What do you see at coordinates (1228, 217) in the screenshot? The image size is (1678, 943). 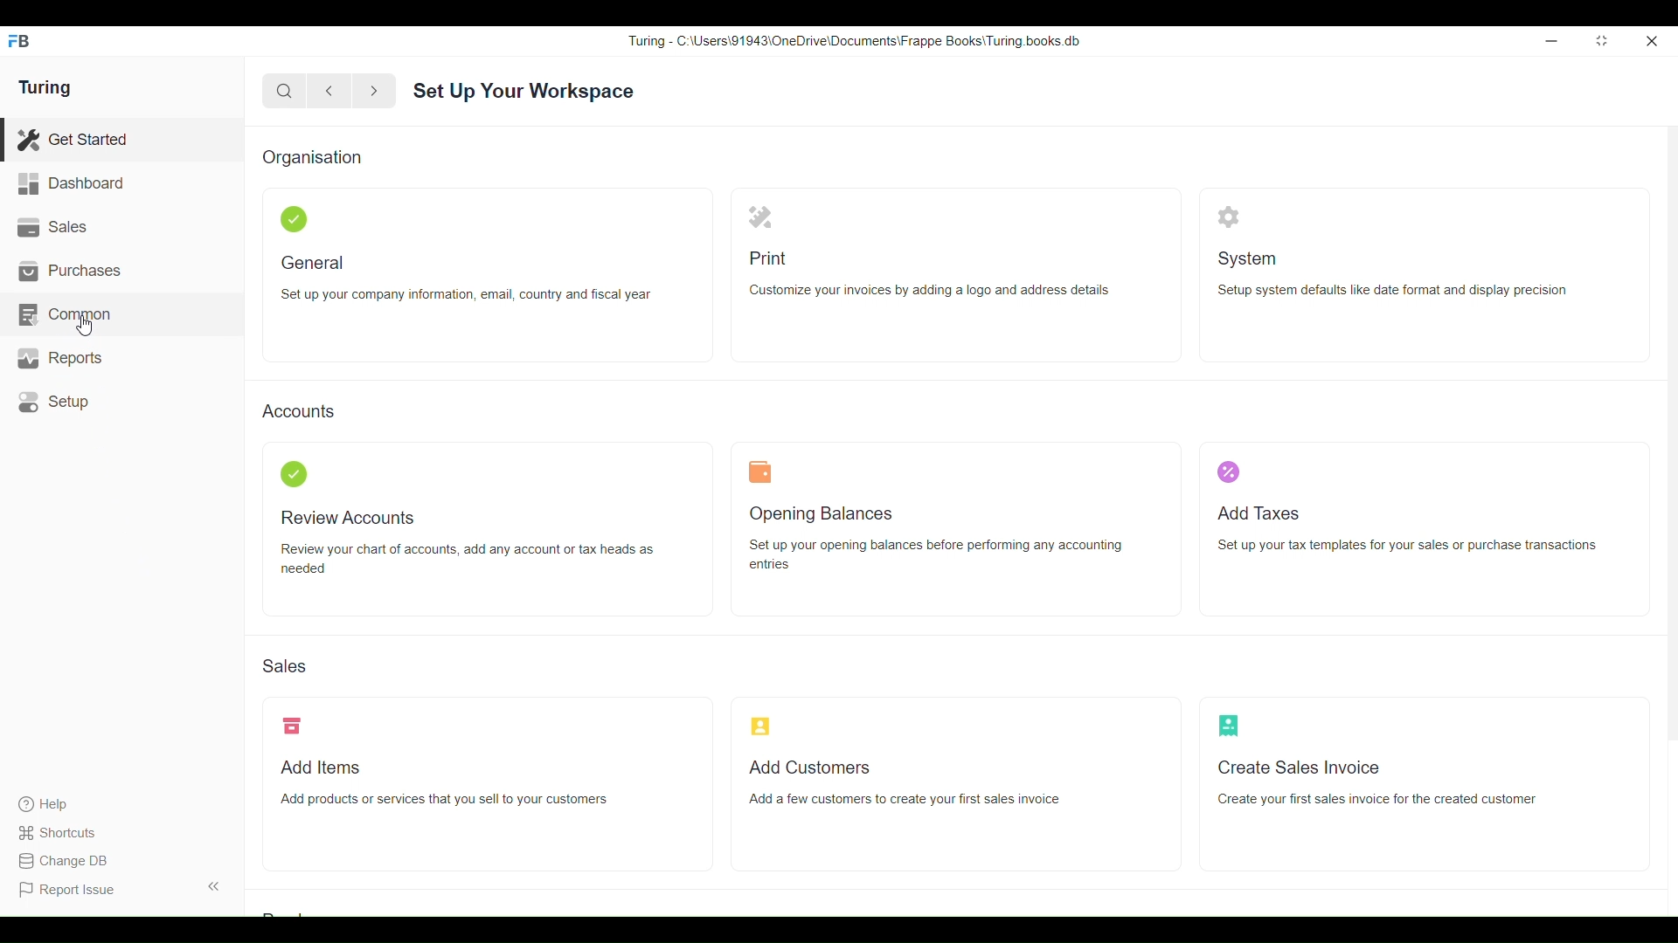 I see `System icon` at bounding box center [1228, 217].